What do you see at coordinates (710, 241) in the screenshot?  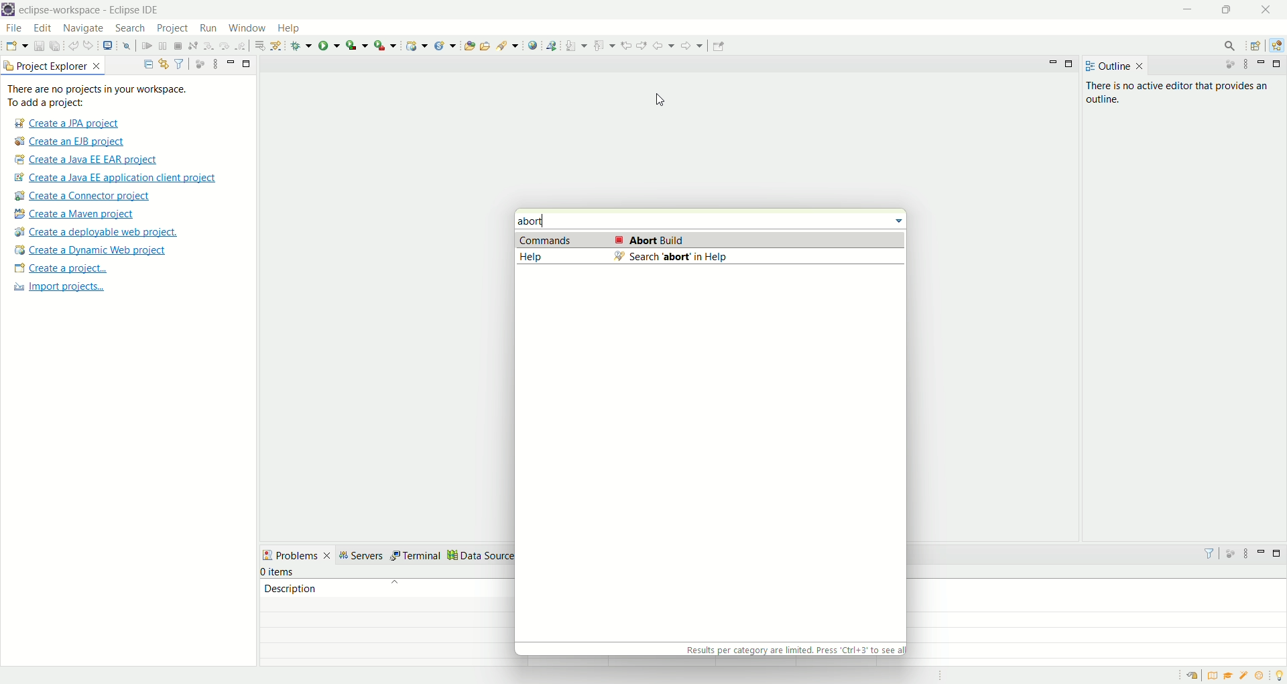 I see `commands` at bounding box center [710, 241].